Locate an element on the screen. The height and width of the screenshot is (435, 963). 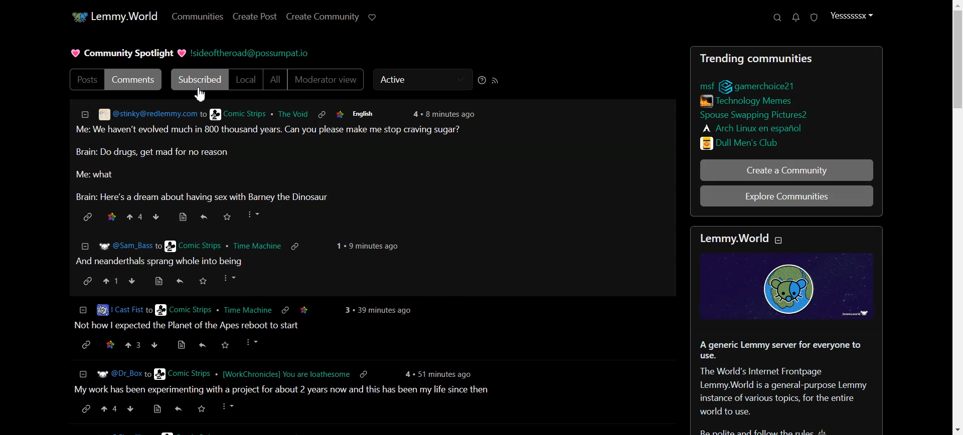
bookmark is located at coordinates (157, 281).